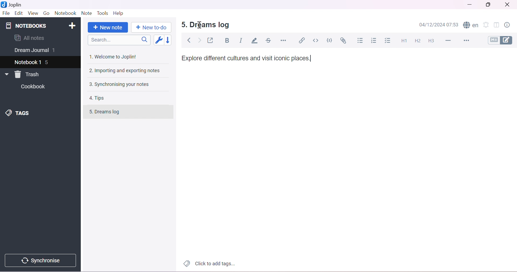  What do you see at coordinates (86, 13) in the screenshot?
I see `Note` at bounding box center [86, 13].